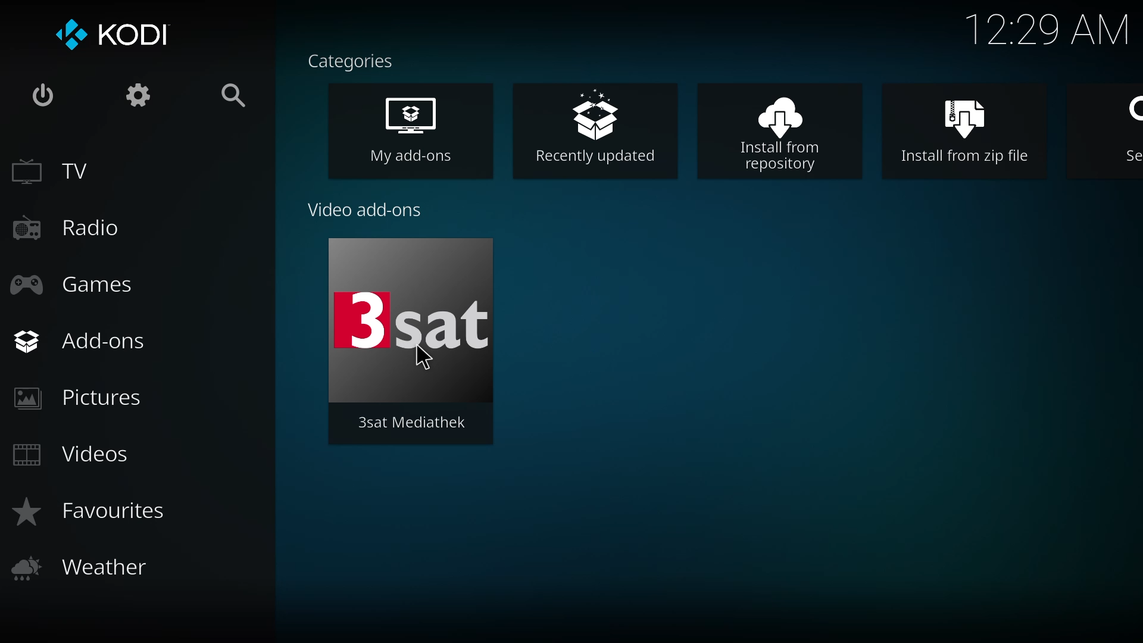  I want to click on videos, so click(79, 452).